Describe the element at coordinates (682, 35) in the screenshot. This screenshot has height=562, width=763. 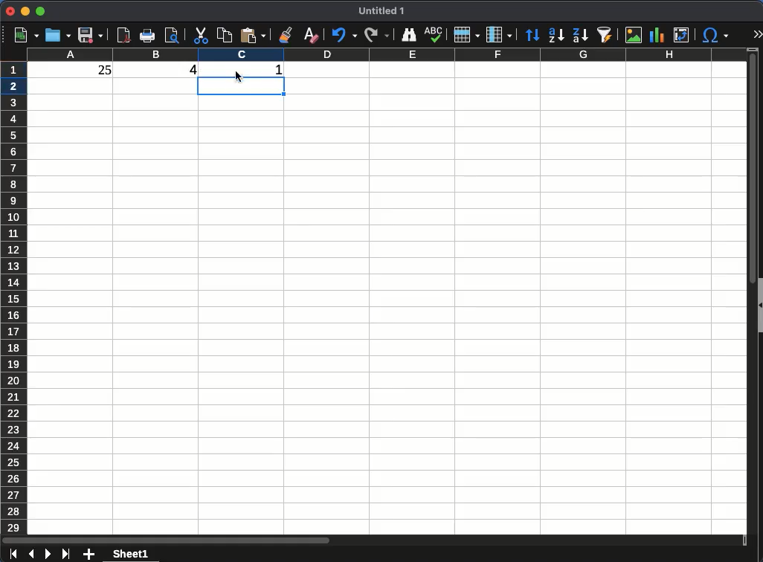
I see `pivot table` at that location.